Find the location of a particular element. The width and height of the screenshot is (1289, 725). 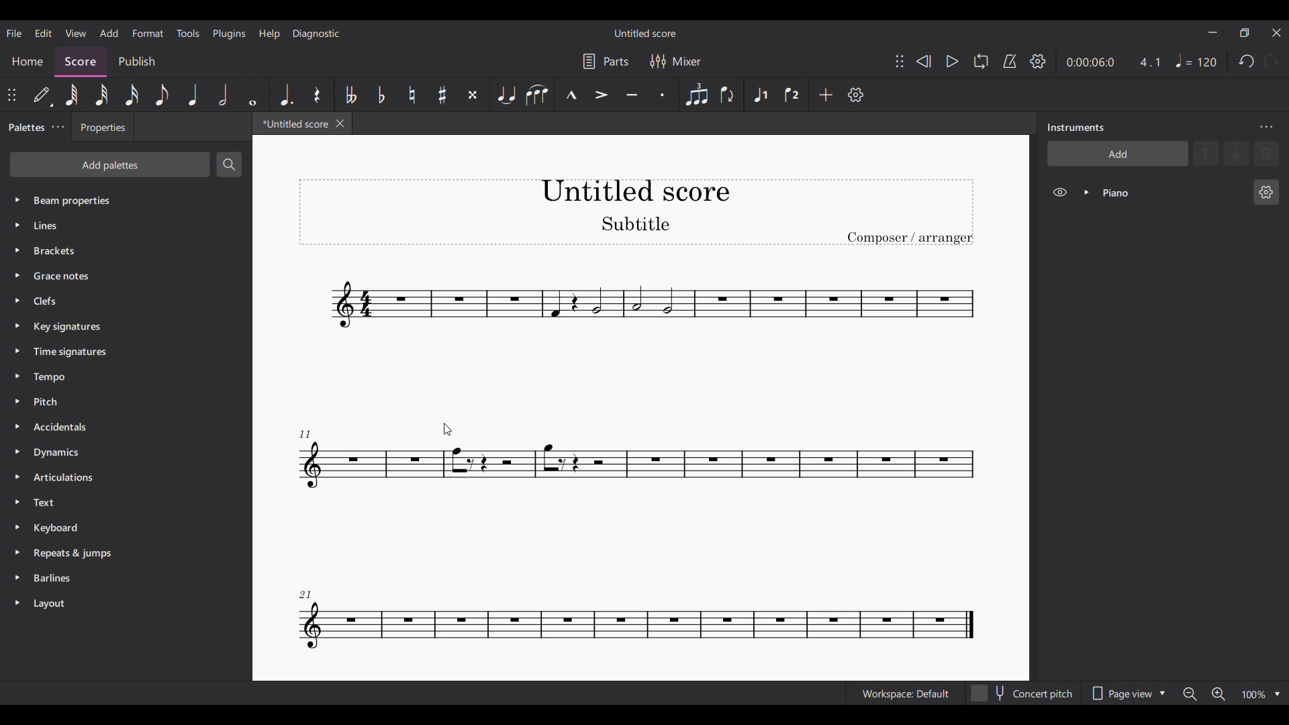

Default is located at coordinates (43, 95).